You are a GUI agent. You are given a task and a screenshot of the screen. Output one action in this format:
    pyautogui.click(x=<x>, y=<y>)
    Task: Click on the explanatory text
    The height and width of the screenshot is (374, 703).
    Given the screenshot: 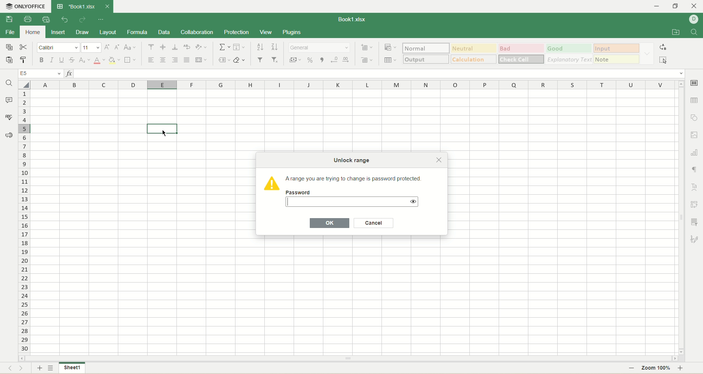 What is the action you would take?
    pyautogui.click(x=569, y=60)
    